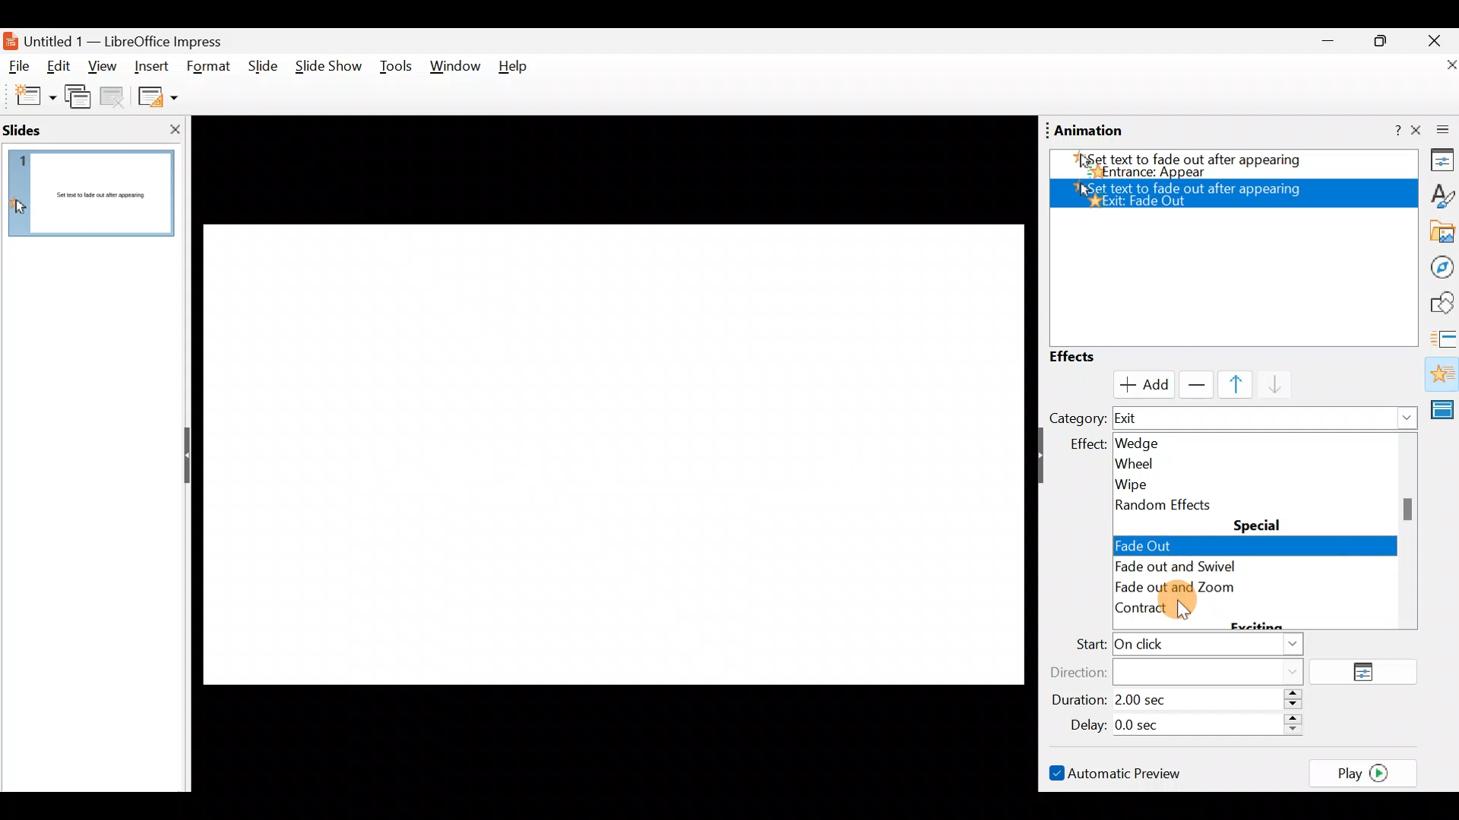 The image size is (1459, 820). Describe the element at coordinates (1227, 162) in the screenshot. I see `Appear effect added` at that location.